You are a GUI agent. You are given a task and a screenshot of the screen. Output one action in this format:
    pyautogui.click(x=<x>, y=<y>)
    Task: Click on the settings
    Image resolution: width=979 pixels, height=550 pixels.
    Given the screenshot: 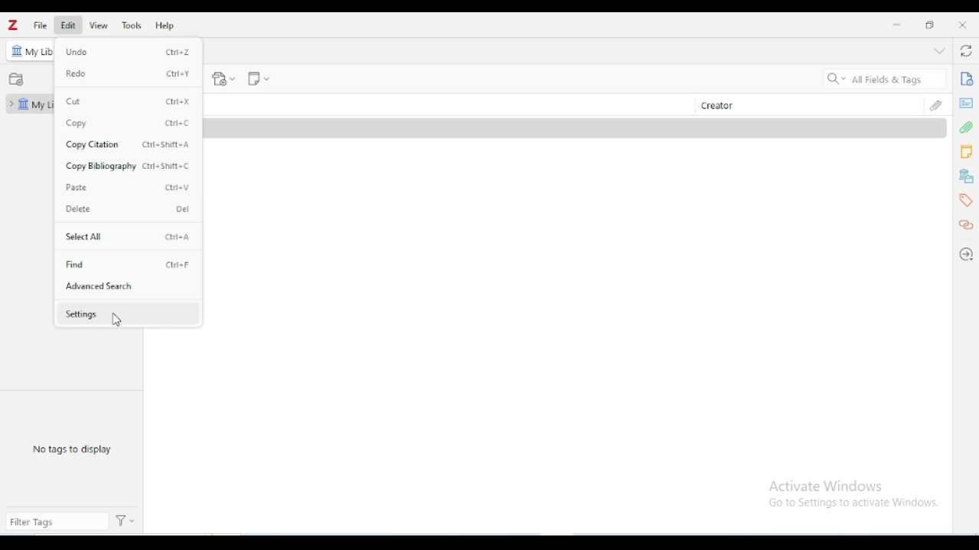 What is the action you would take?
    pyautogui.click(x=81, y=315)
    